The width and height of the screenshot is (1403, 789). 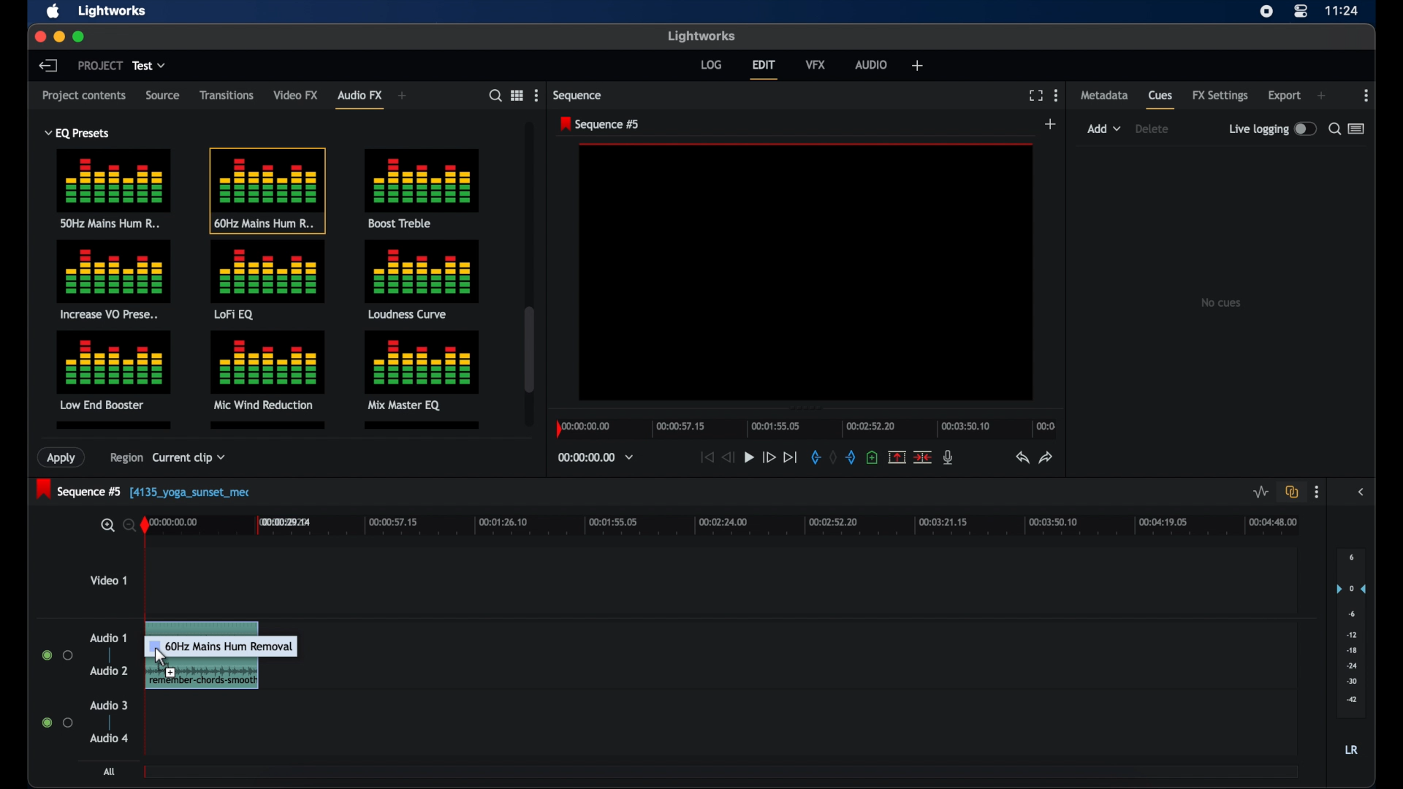 What do you see at coordinates (227, 96) in the screenshot?
I see `transitions` at bounding box center [227, 96].